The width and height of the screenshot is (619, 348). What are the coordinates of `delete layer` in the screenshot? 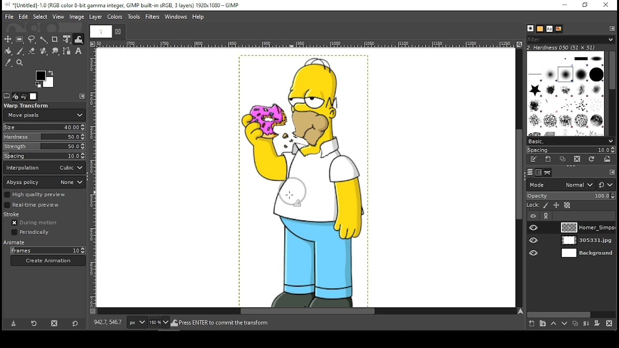 It's located at (610, 324).